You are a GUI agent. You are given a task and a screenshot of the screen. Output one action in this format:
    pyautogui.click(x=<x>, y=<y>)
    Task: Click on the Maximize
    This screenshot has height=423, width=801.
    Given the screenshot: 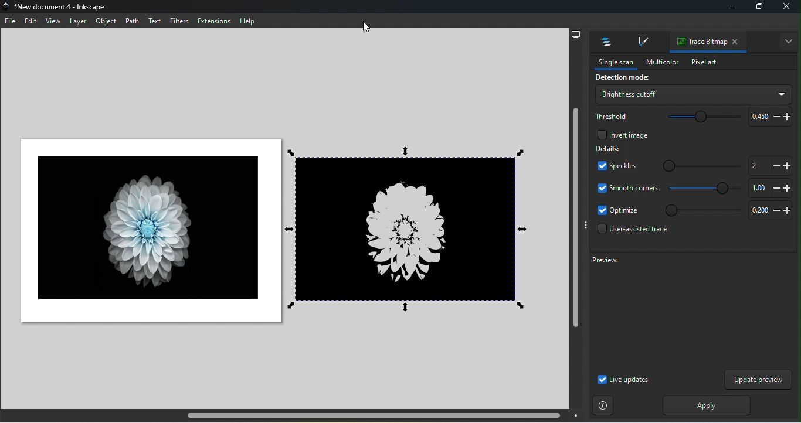 What is the action you would take?
    pyautogui.click(x=758, y=8)
    